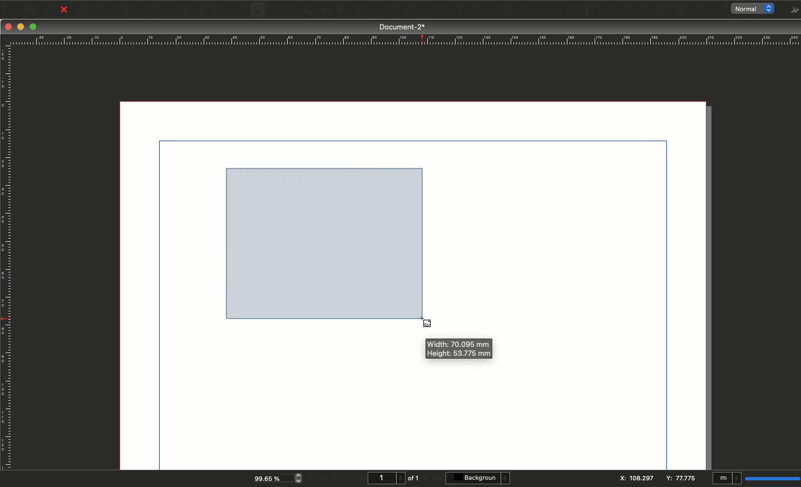  I want to click on Width: 70.095 mm height: 53.775 mm, so click(458, 350).